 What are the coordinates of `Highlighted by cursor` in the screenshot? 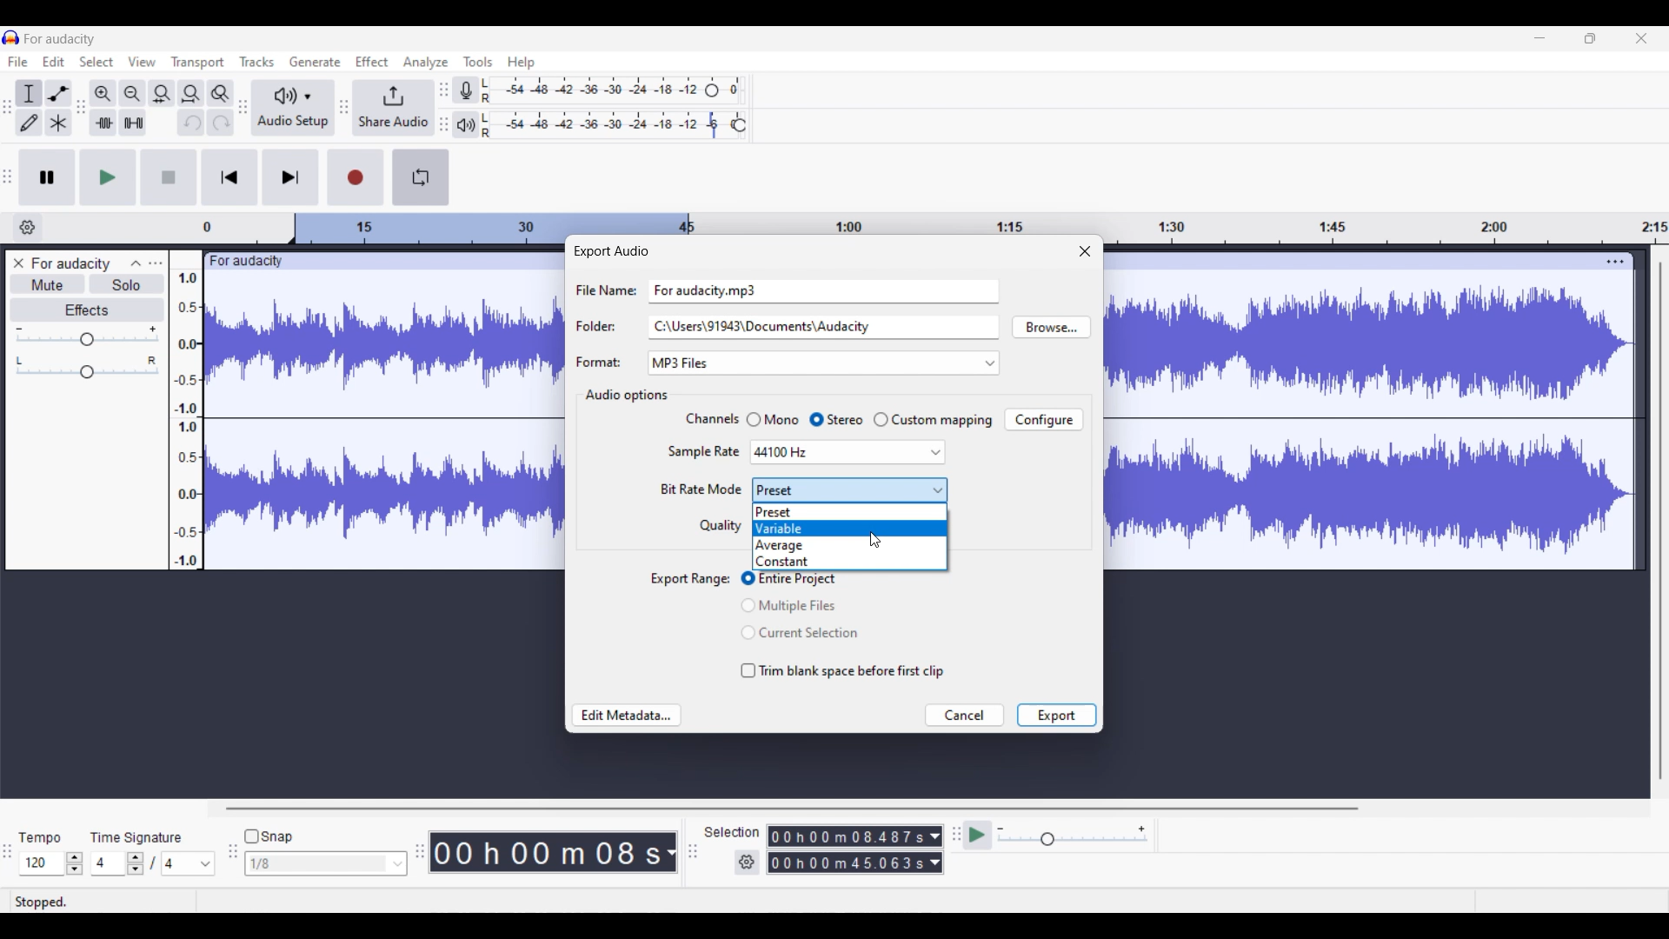 It's located at (849, 489).